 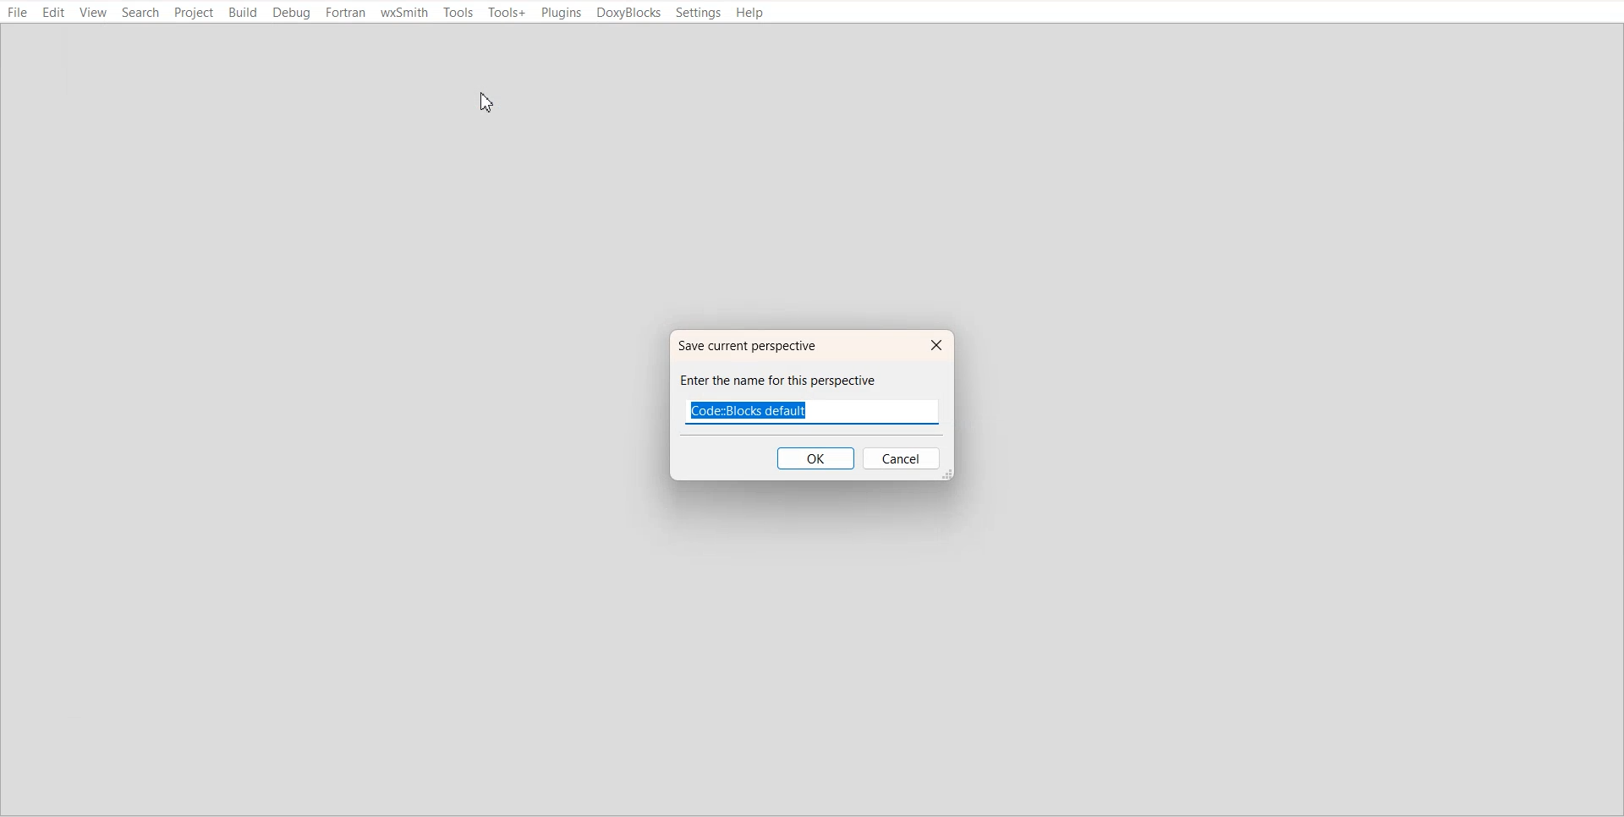 What do you see at coordinates (751, 13) in the screenshot?
I see `Help` at bounding box center [751, 13].